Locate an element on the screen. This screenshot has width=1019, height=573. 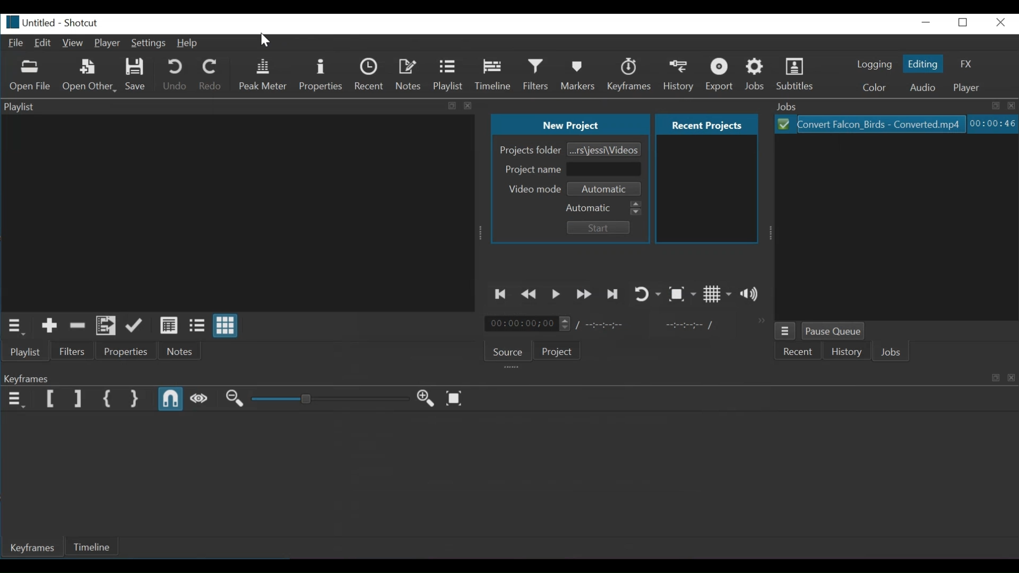
Notes is located at coordinates (179, 351).